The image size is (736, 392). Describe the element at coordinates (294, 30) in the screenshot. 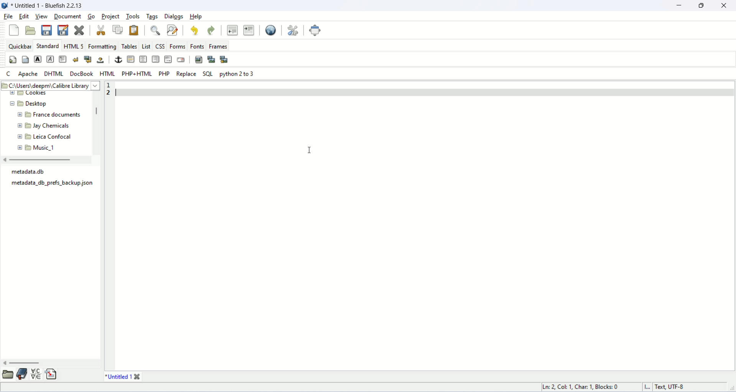

I see `preferences` at that location.